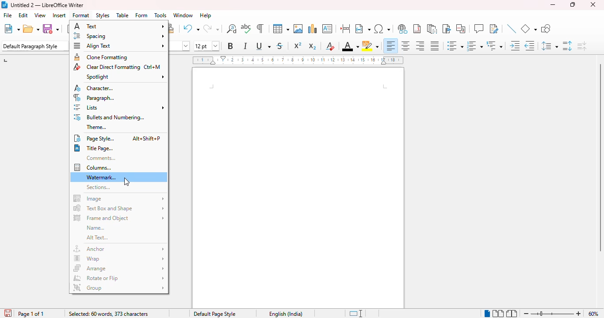 The width and height of the screenshot is (604, 318). Describe the element at coordinates (593, 314) in the screenshot. I see `zoom factor` at that location.